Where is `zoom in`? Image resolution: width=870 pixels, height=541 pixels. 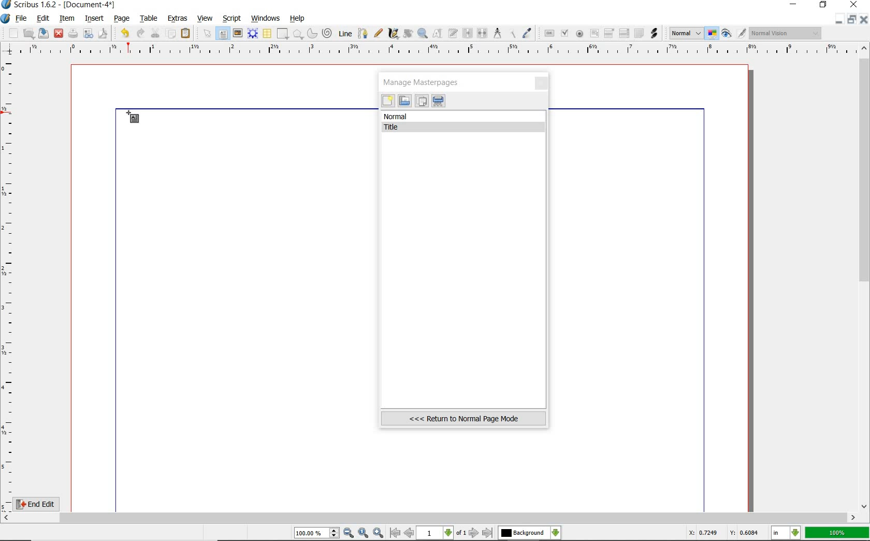
zoom in is located at coordinates (378, 532).